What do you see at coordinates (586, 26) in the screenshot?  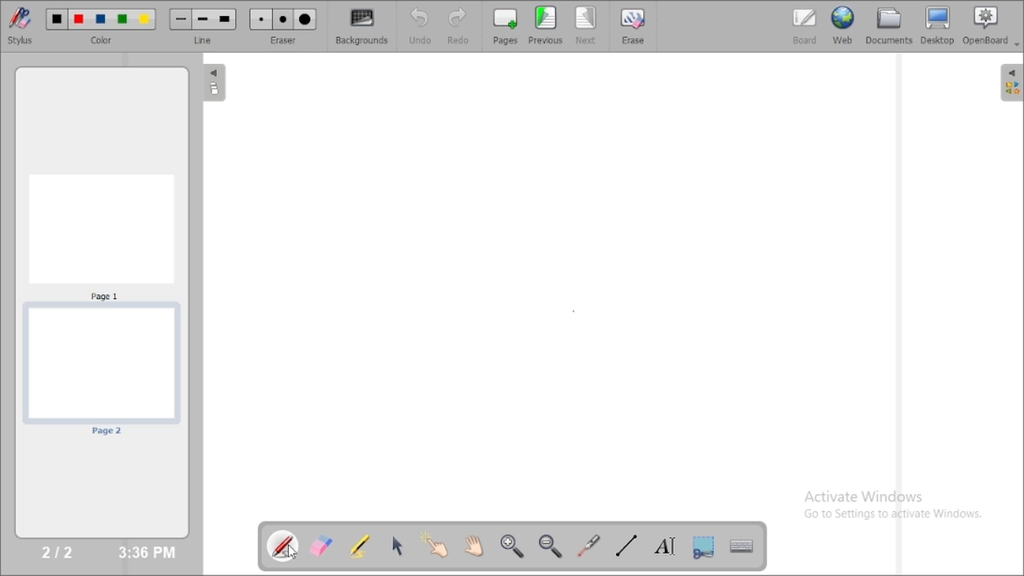 I see `next` at bounding box center [586, 26].